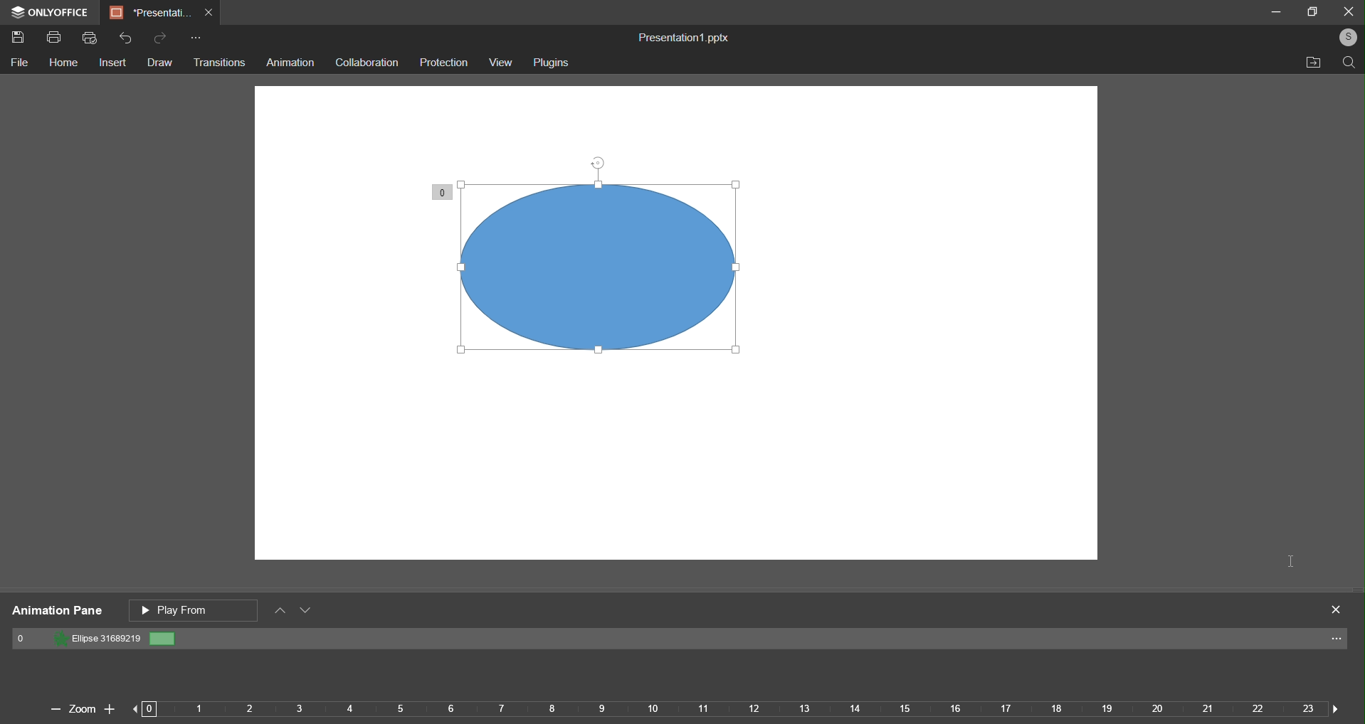  Describe the element at coordinates (1337, 609) in the screenshot. I see `close panel` at that location.